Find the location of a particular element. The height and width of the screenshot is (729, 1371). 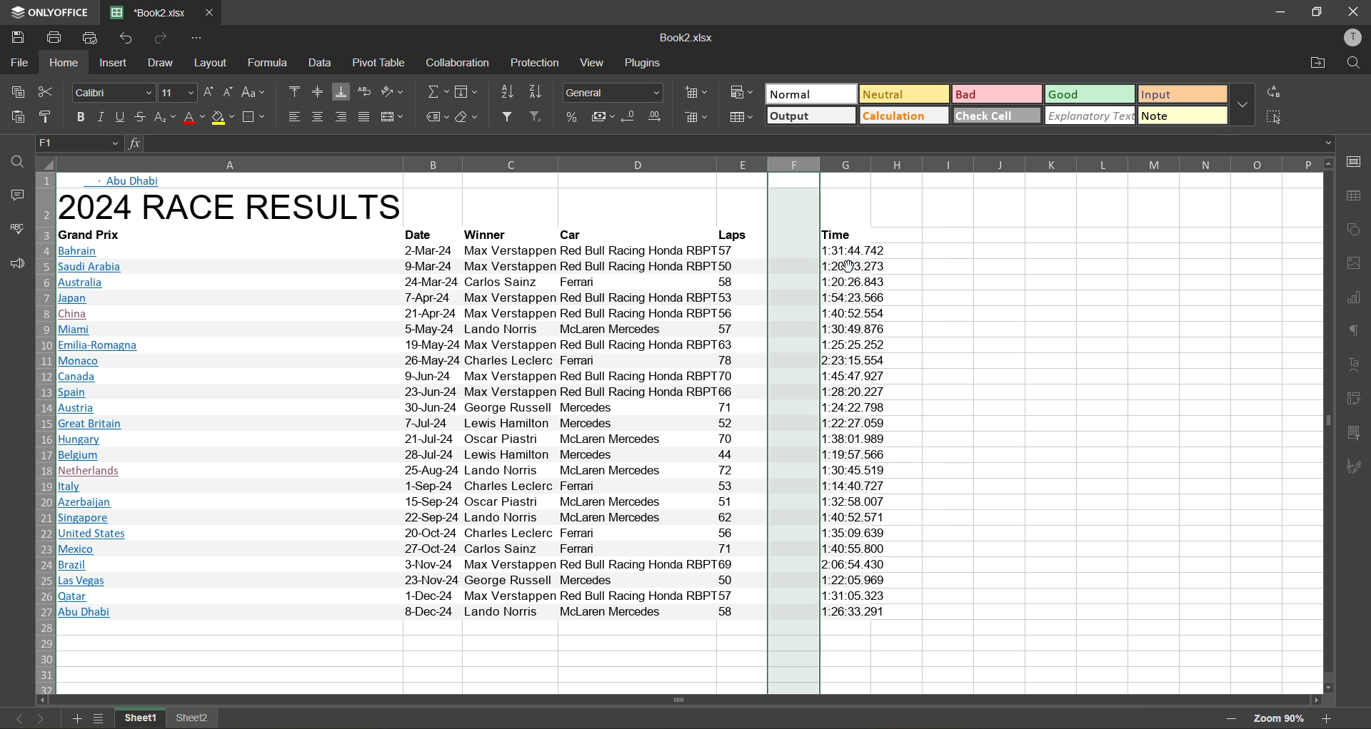

close is located at coordinates (1353, 11).